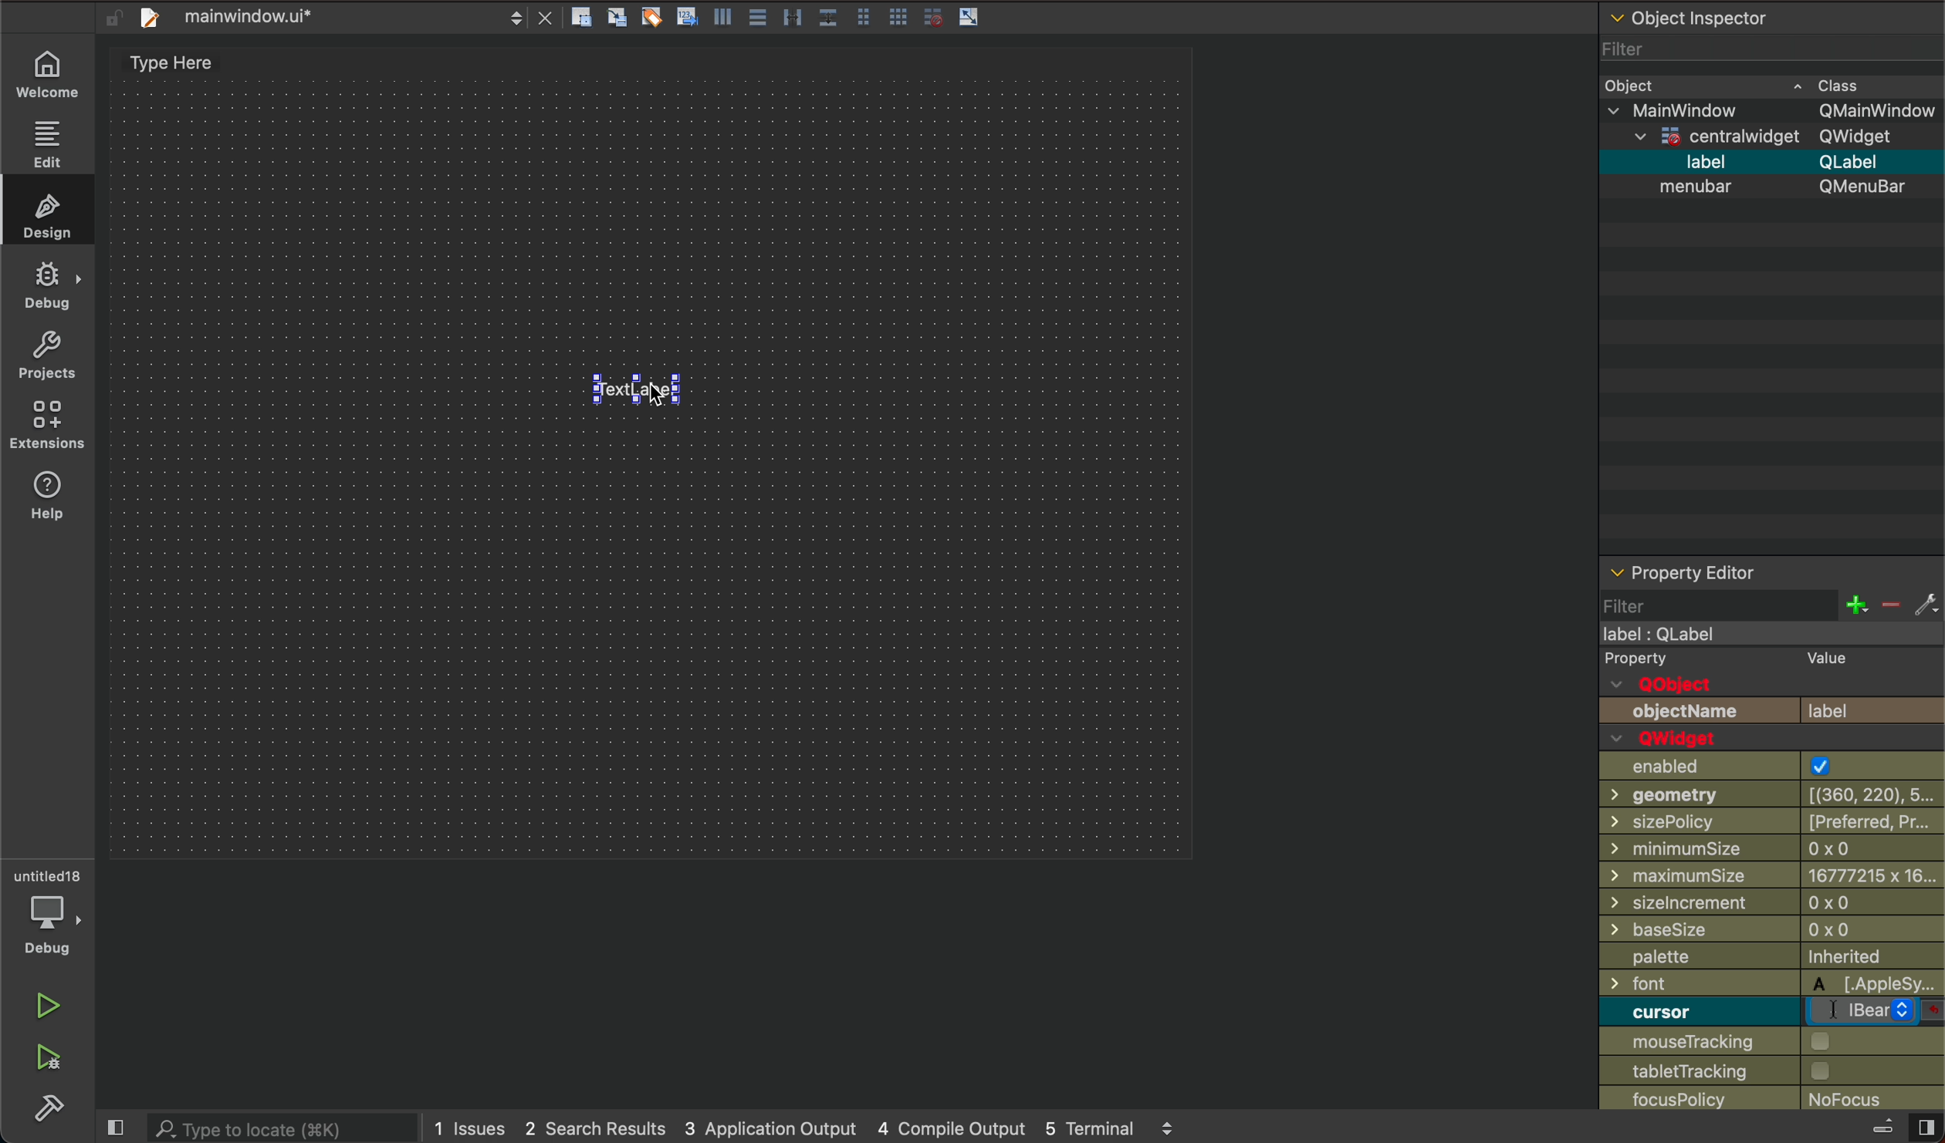 The image size is (1945, 1143). I want to click on 1 issues, so click(467, 1125).